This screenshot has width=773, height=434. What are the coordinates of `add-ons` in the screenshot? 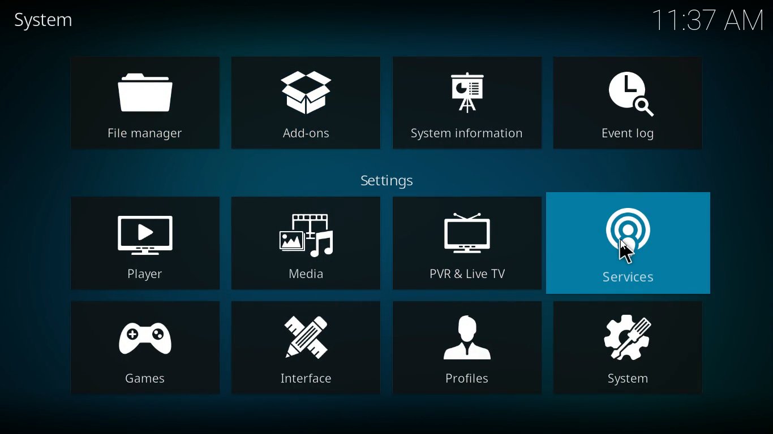 It's located at (308, 101).